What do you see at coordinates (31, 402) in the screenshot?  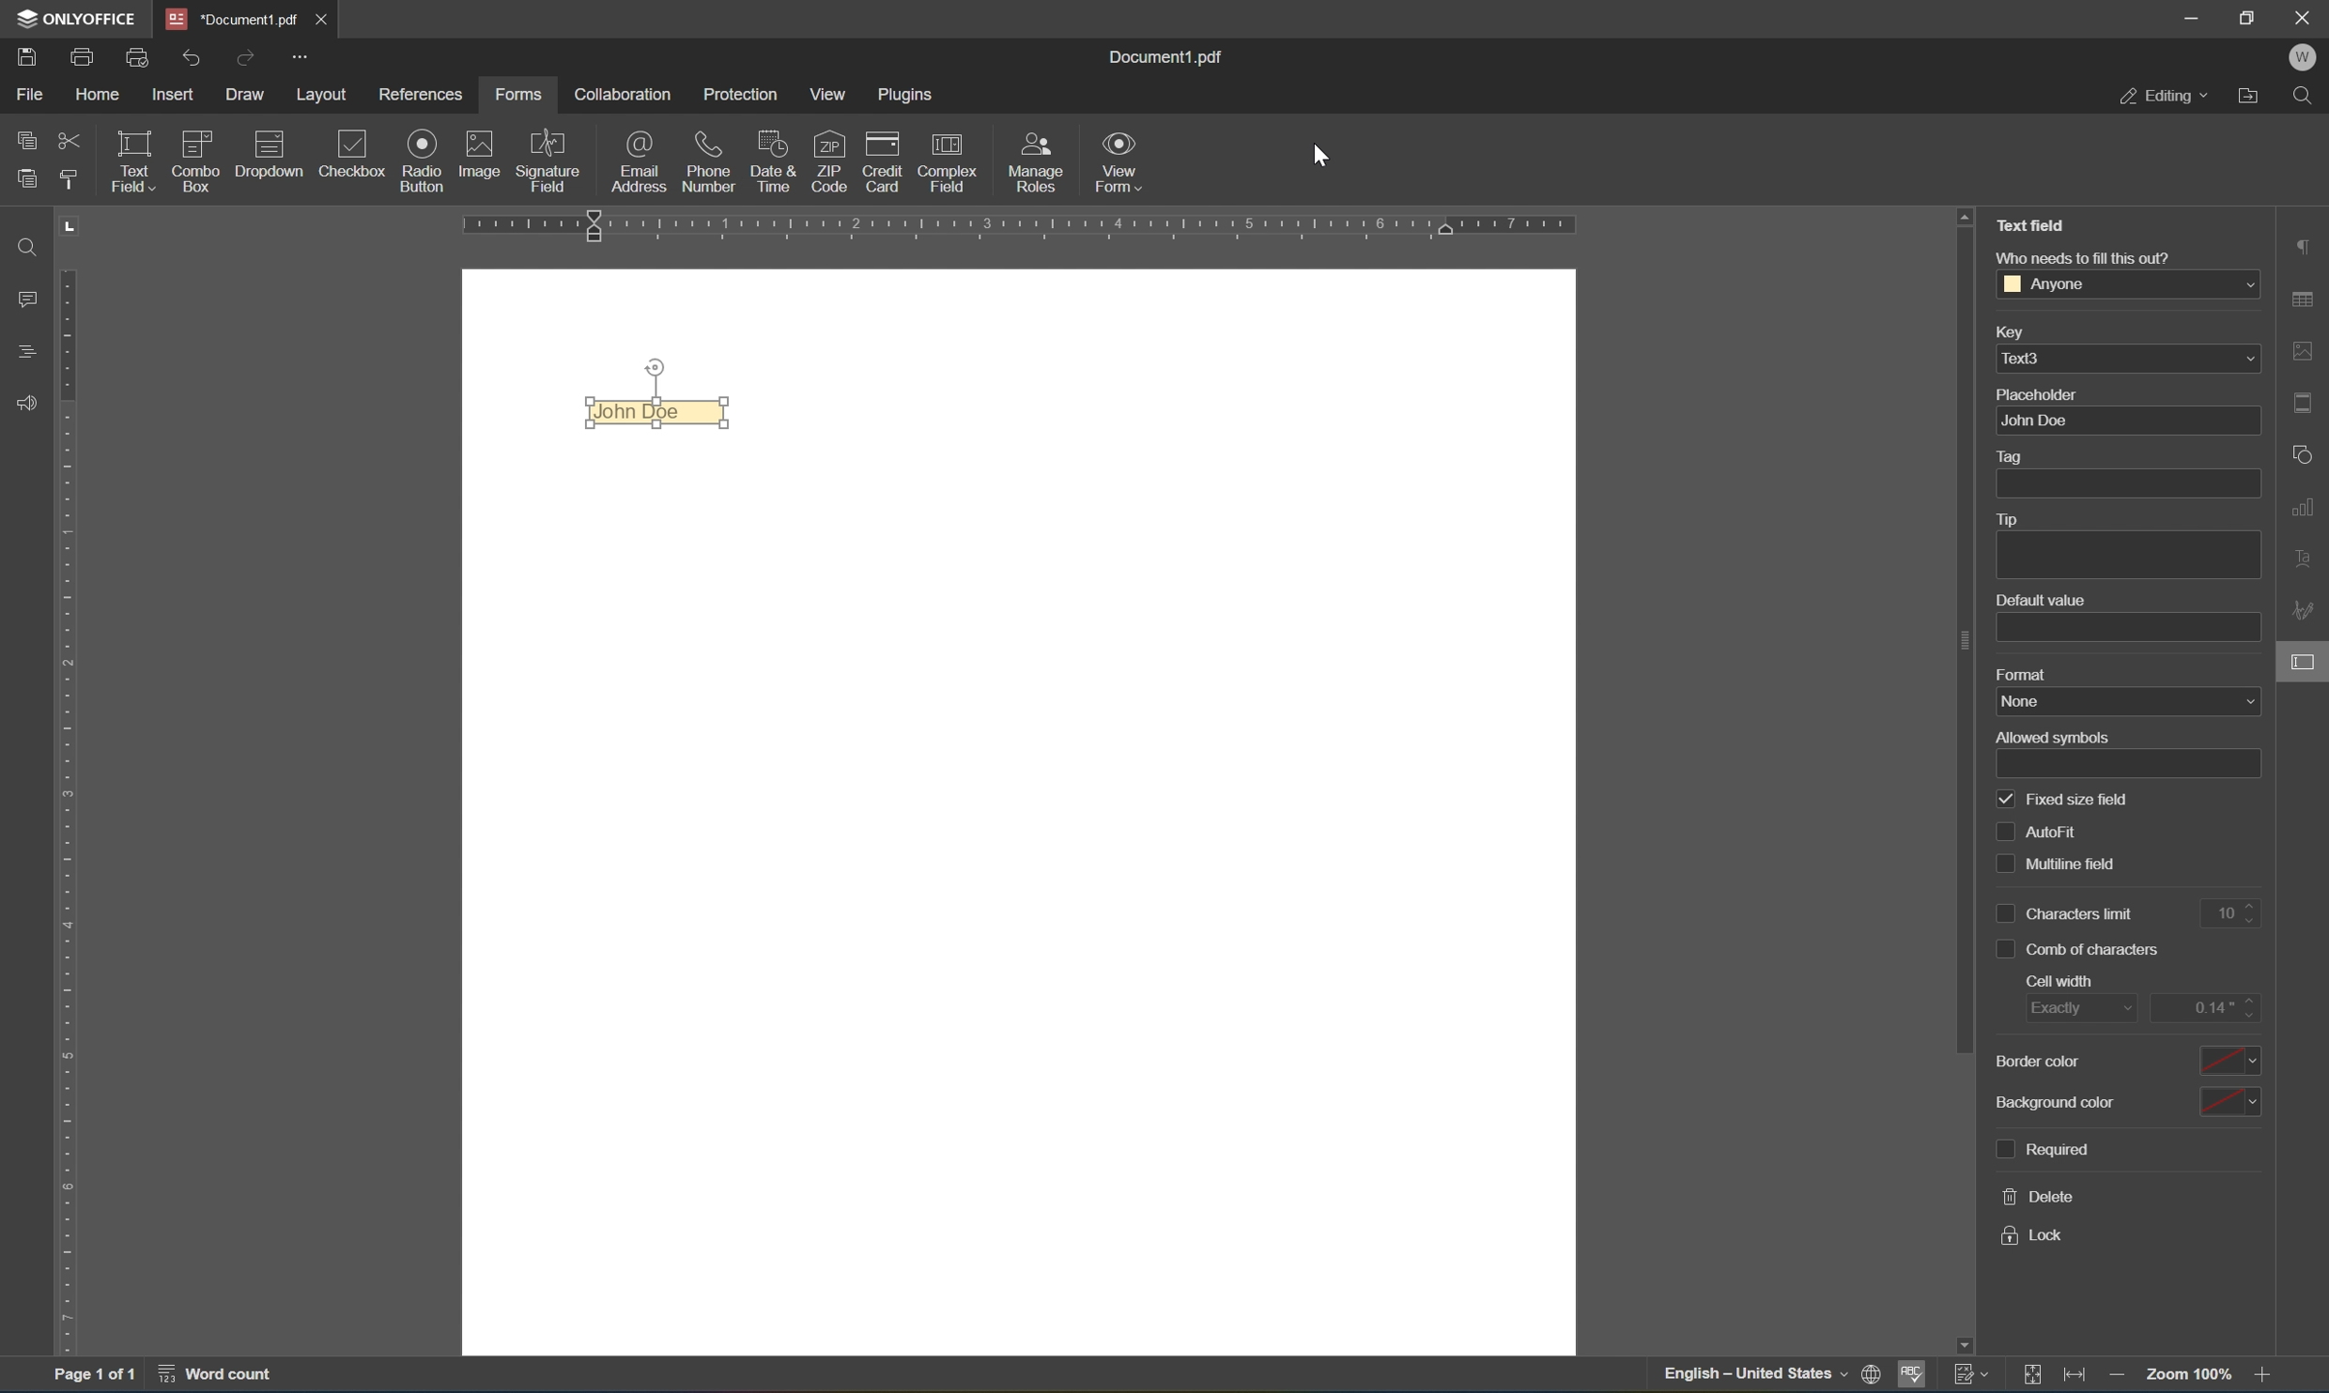 I see `feedback & support` at bounding box center [31, 402].